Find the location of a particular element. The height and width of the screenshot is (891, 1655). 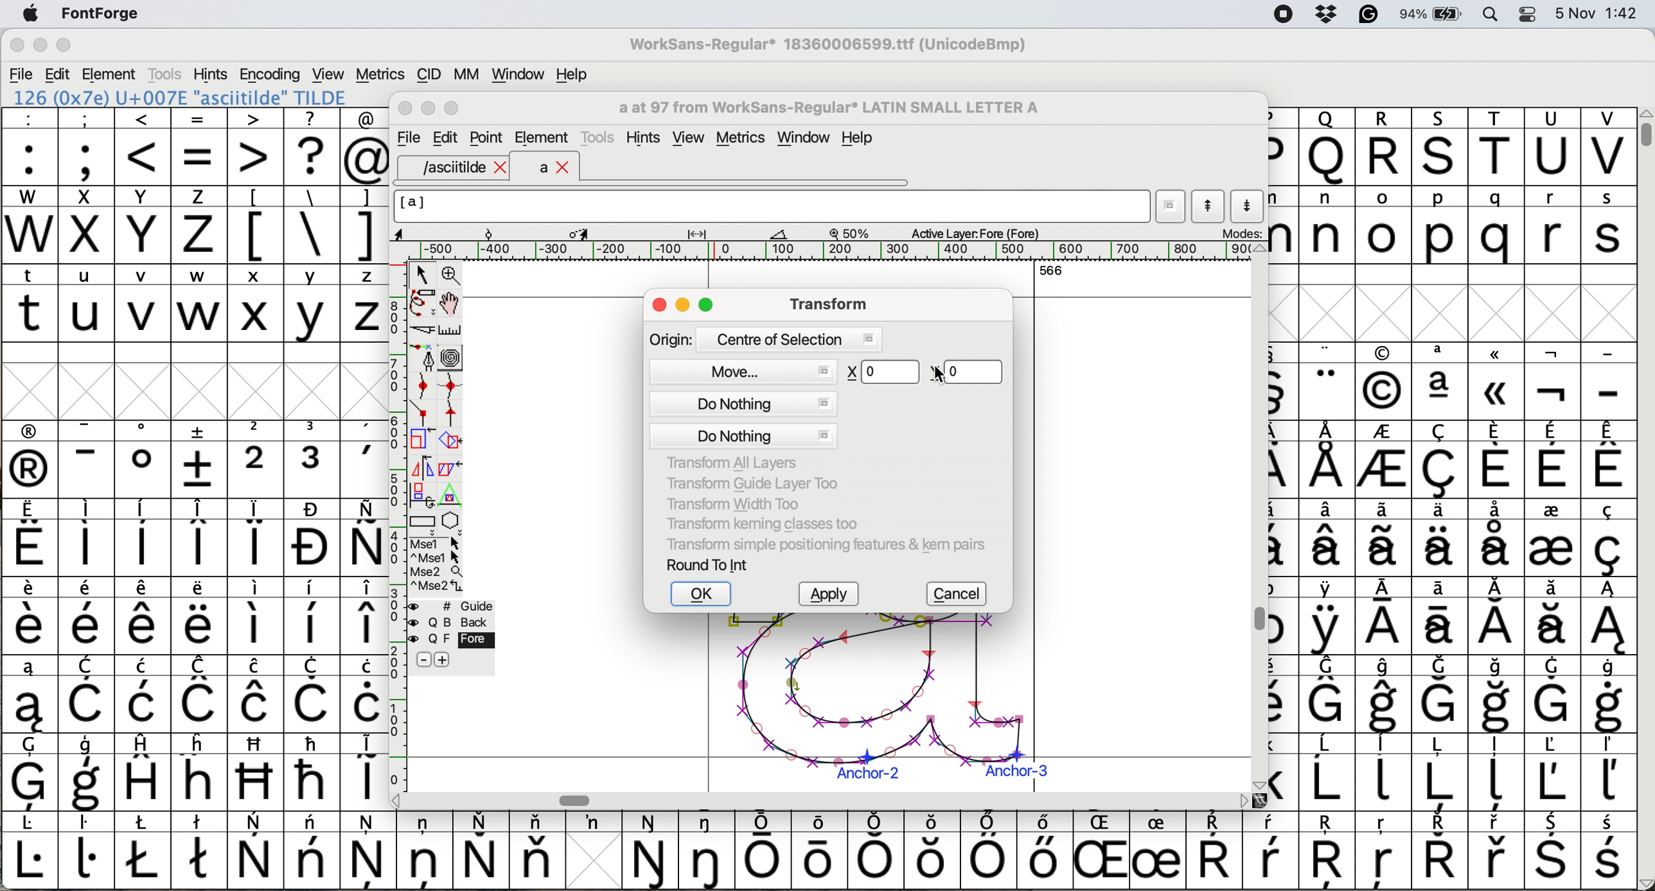

symbol is located at coordinates (87, 616).